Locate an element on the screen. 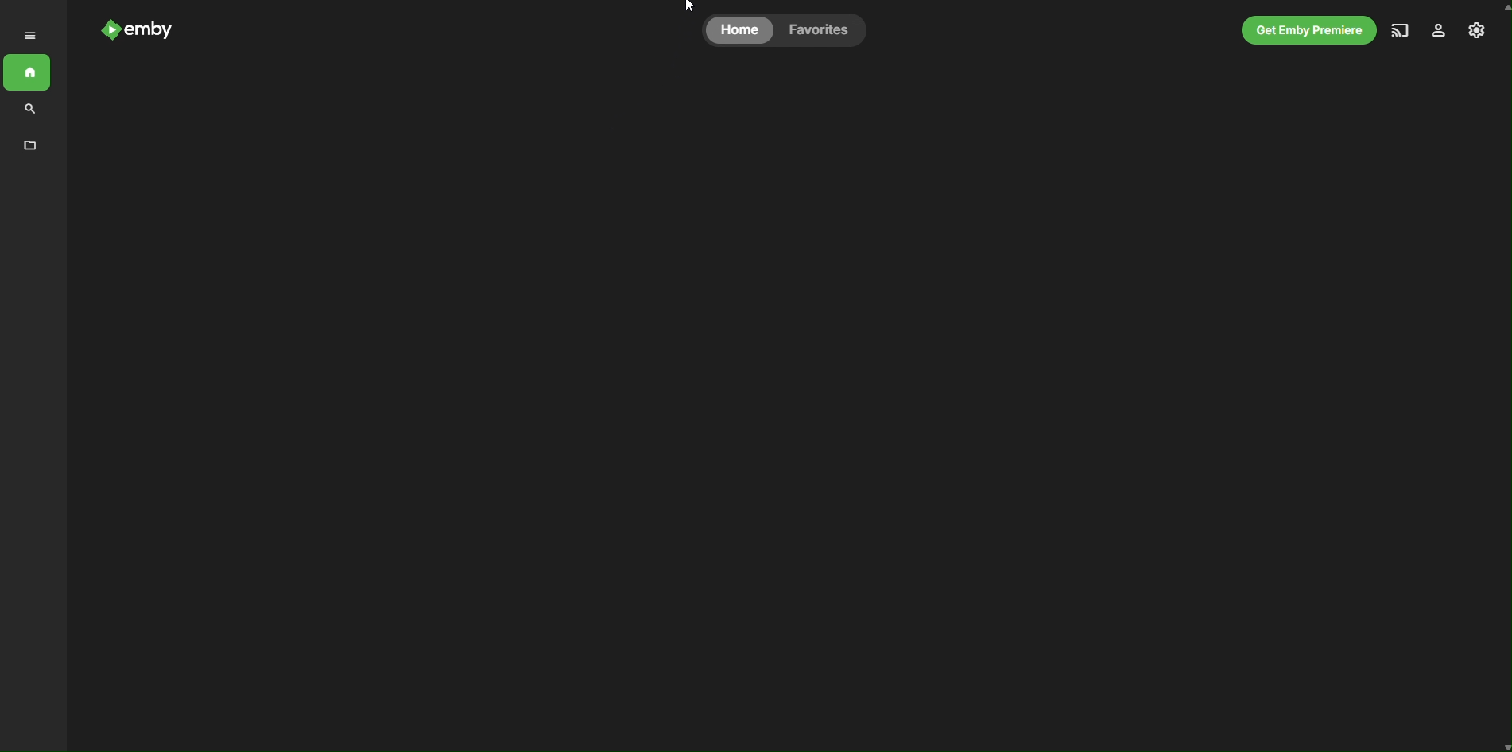 The image size is (1512, 752). Settings is located at coordinates (1479, 31).